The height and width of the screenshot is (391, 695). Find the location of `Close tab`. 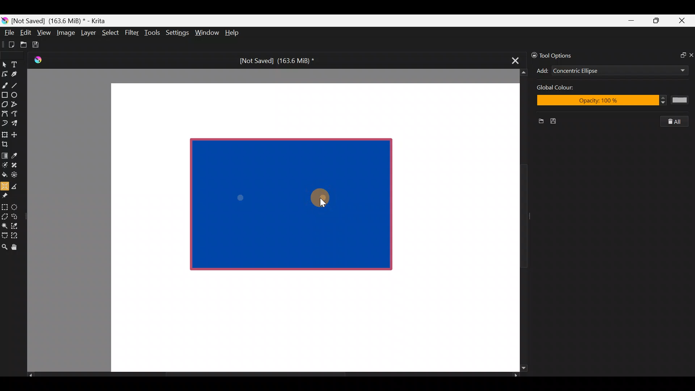

Close tab is located at coordinates (513, 59).